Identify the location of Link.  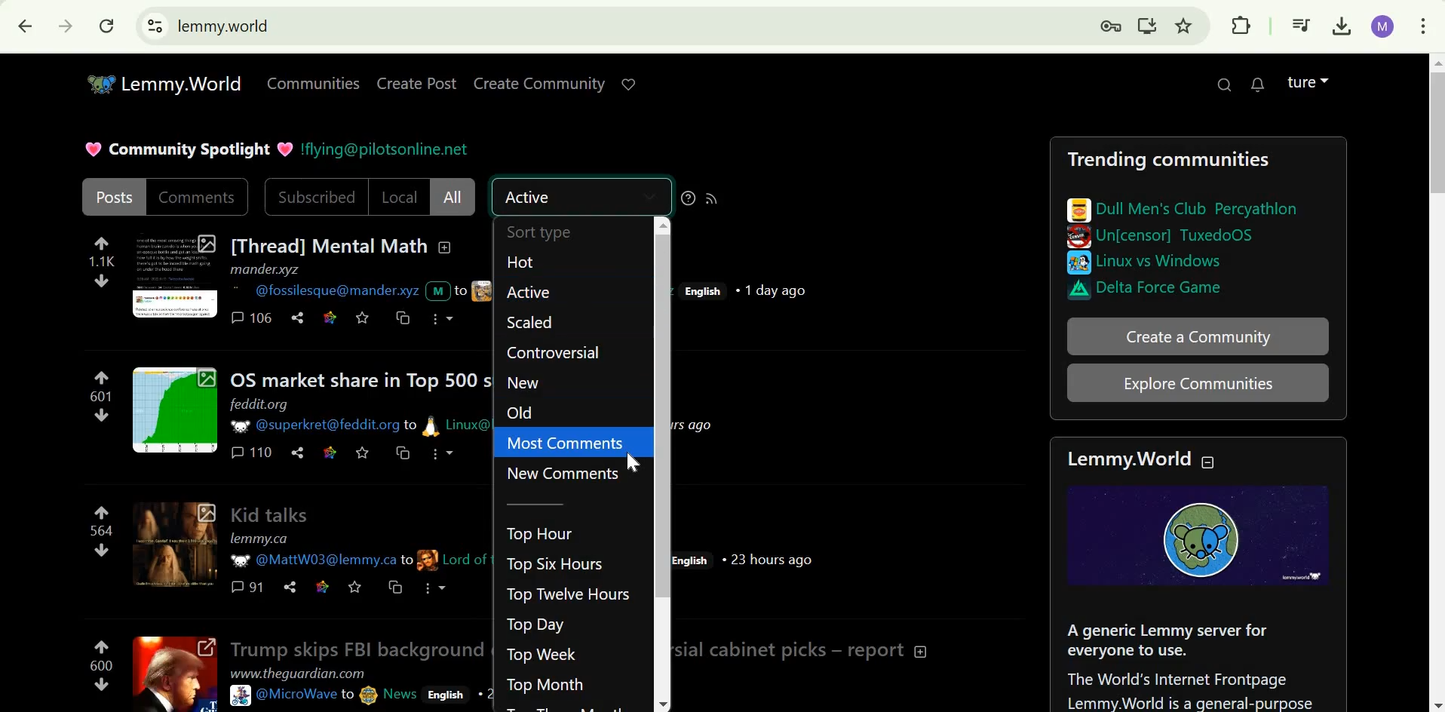
(328, 318).